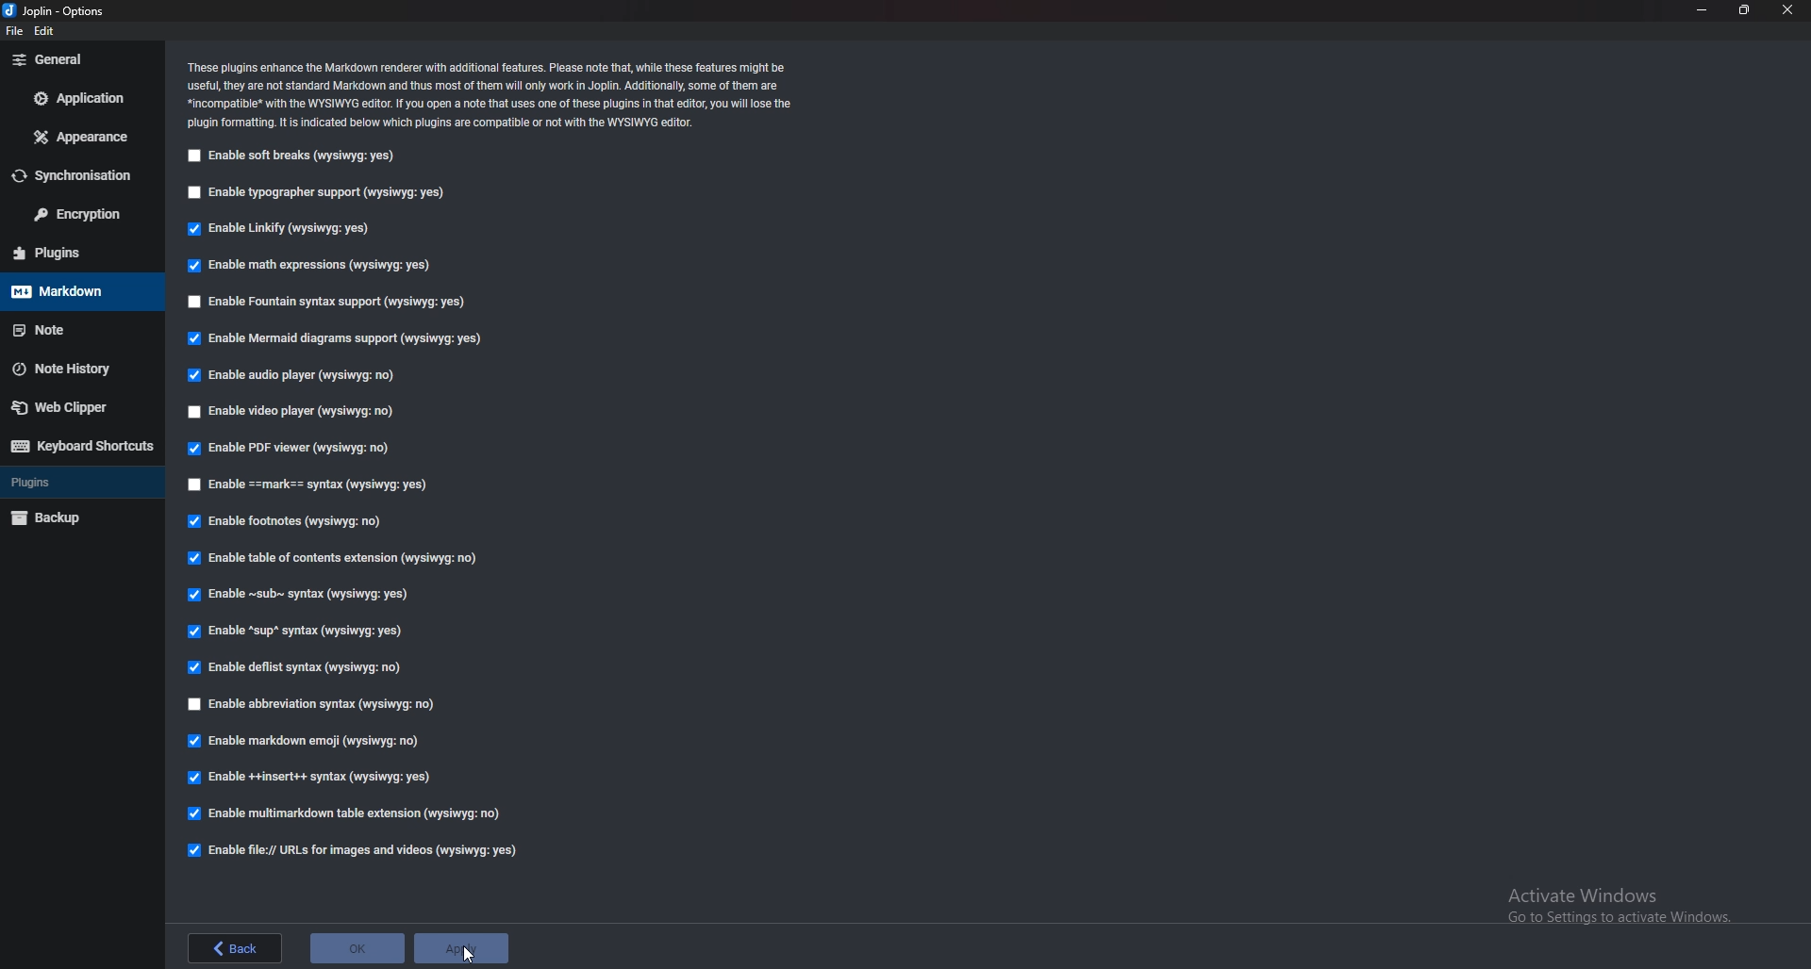 The width and height of the screenshot is (1811, 969). I want to click on Appearance, so click(80, 136).